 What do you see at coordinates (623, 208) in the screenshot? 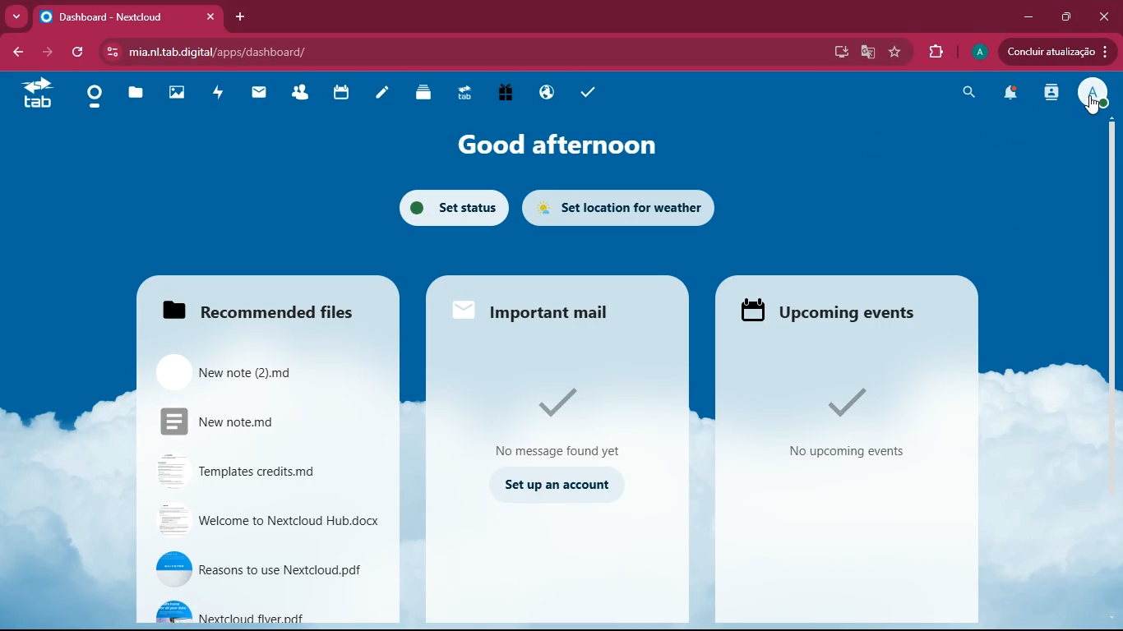
I see `set location` at bounding box center [623, 208].